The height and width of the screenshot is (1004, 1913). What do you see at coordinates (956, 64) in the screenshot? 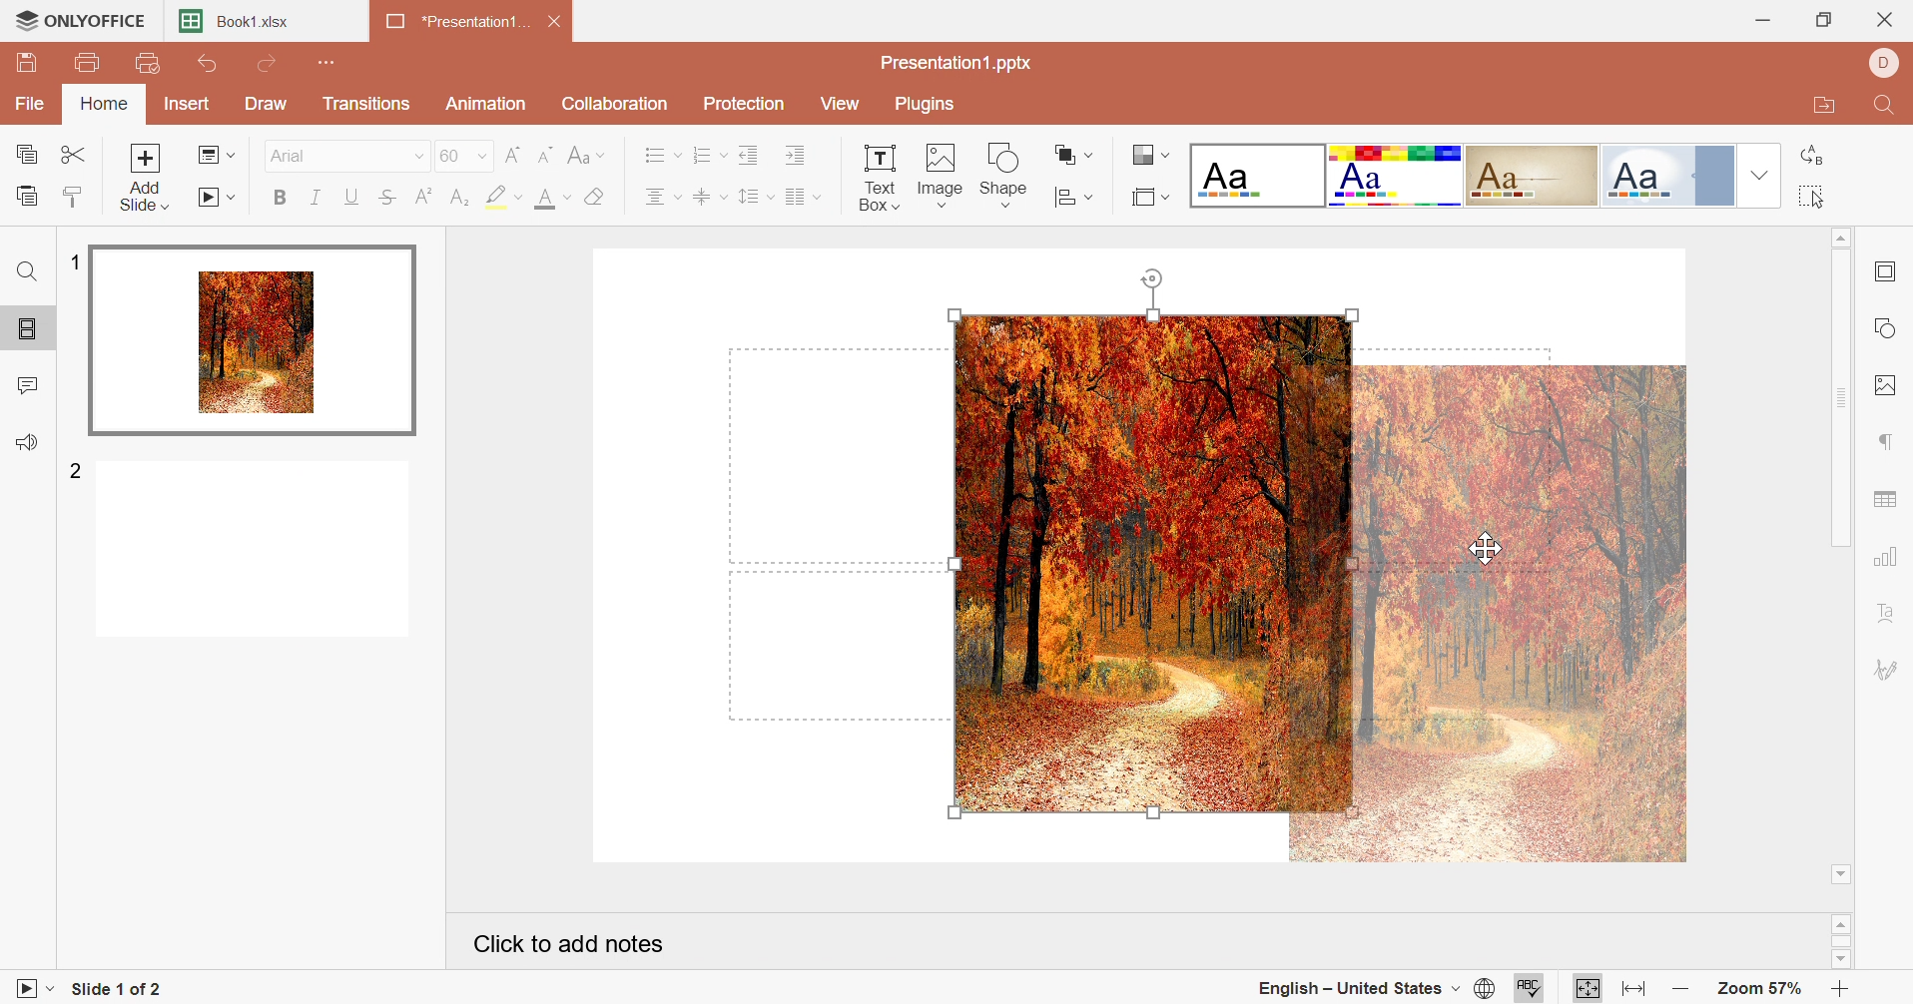
I see `Presentation1.pptx` at bounding box center [956, 64].